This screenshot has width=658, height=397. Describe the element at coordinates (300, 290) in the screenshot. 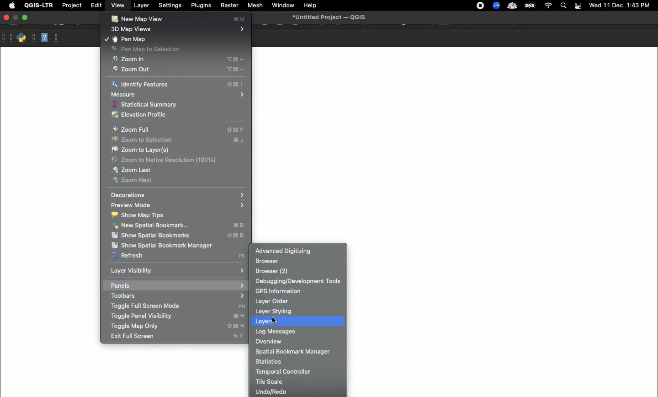

I see `GPS information` at that location.